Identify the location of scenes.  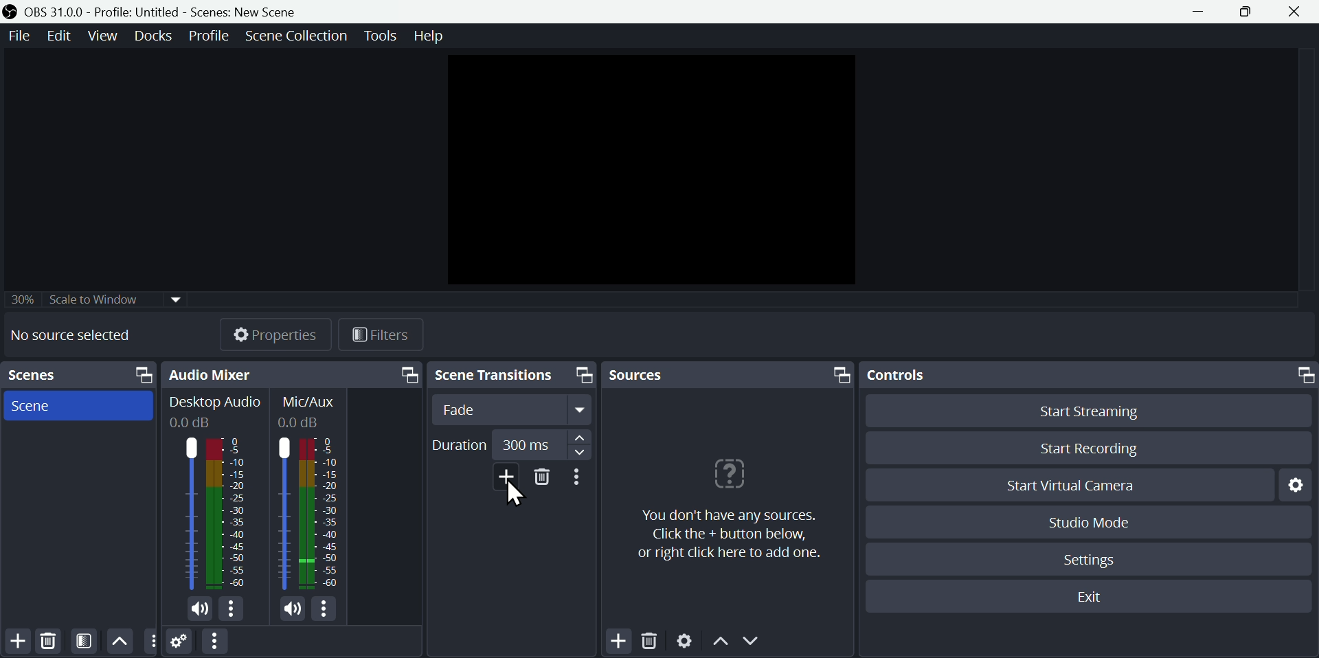
(78, 406).